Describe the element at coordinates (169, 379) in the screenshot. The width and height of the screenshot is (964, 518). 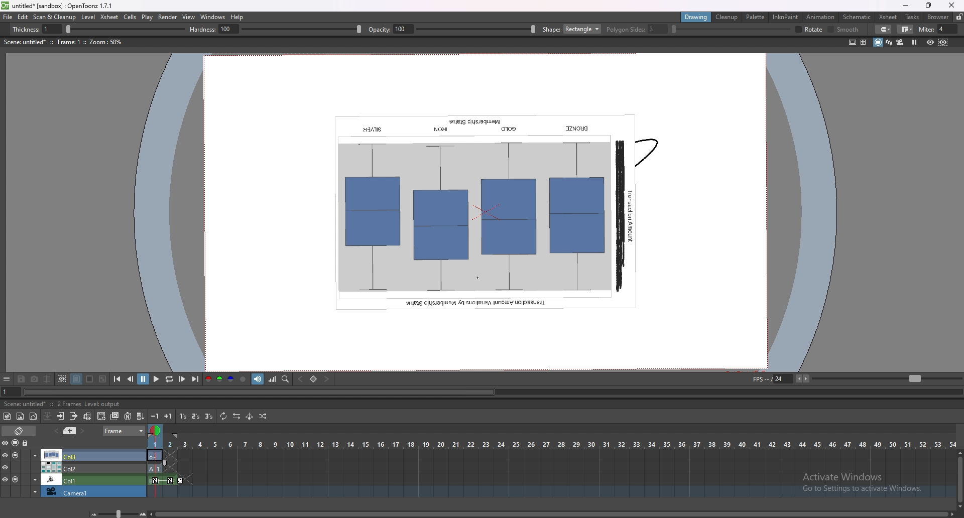
I see `loop` at that location.